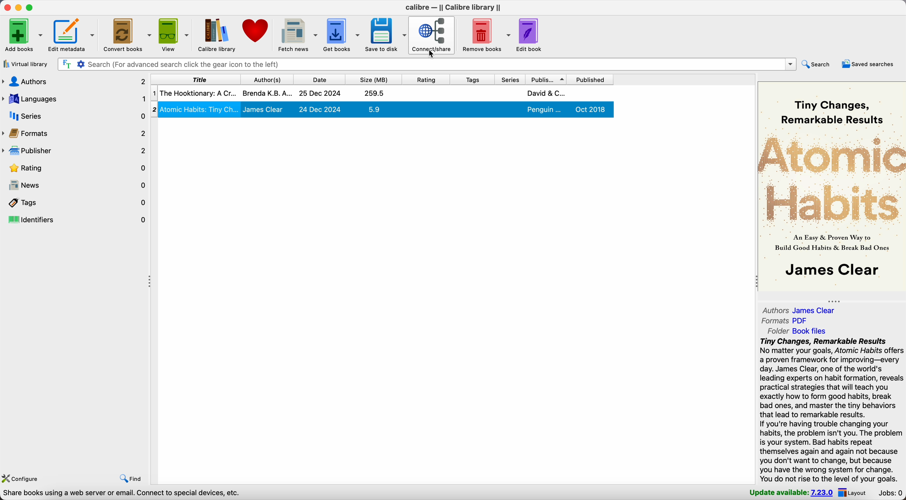 The height and width of the screenshot is (500, 906). What do you see at coordinates (386, 36) in the screenshot?
I see `save to disk` at bounding box center [386, 36].